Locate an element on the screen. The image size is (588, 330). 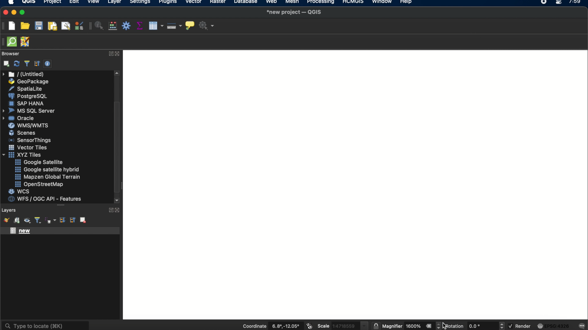
Magnifier is located at coordinates (397, 325).